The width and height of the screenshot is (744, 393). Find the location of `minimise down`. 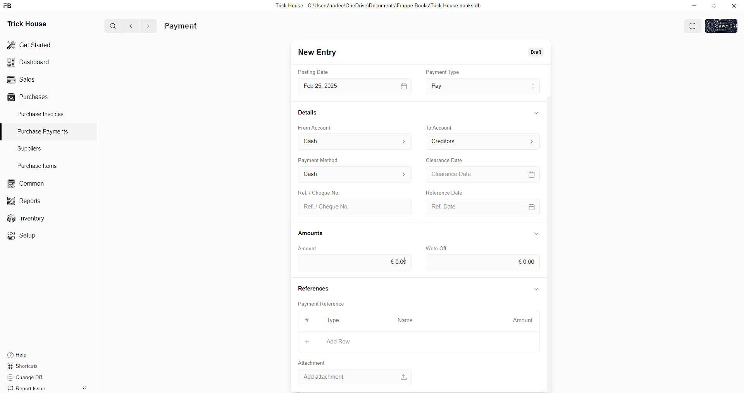

minimise down is located at coordinates (693, 6).